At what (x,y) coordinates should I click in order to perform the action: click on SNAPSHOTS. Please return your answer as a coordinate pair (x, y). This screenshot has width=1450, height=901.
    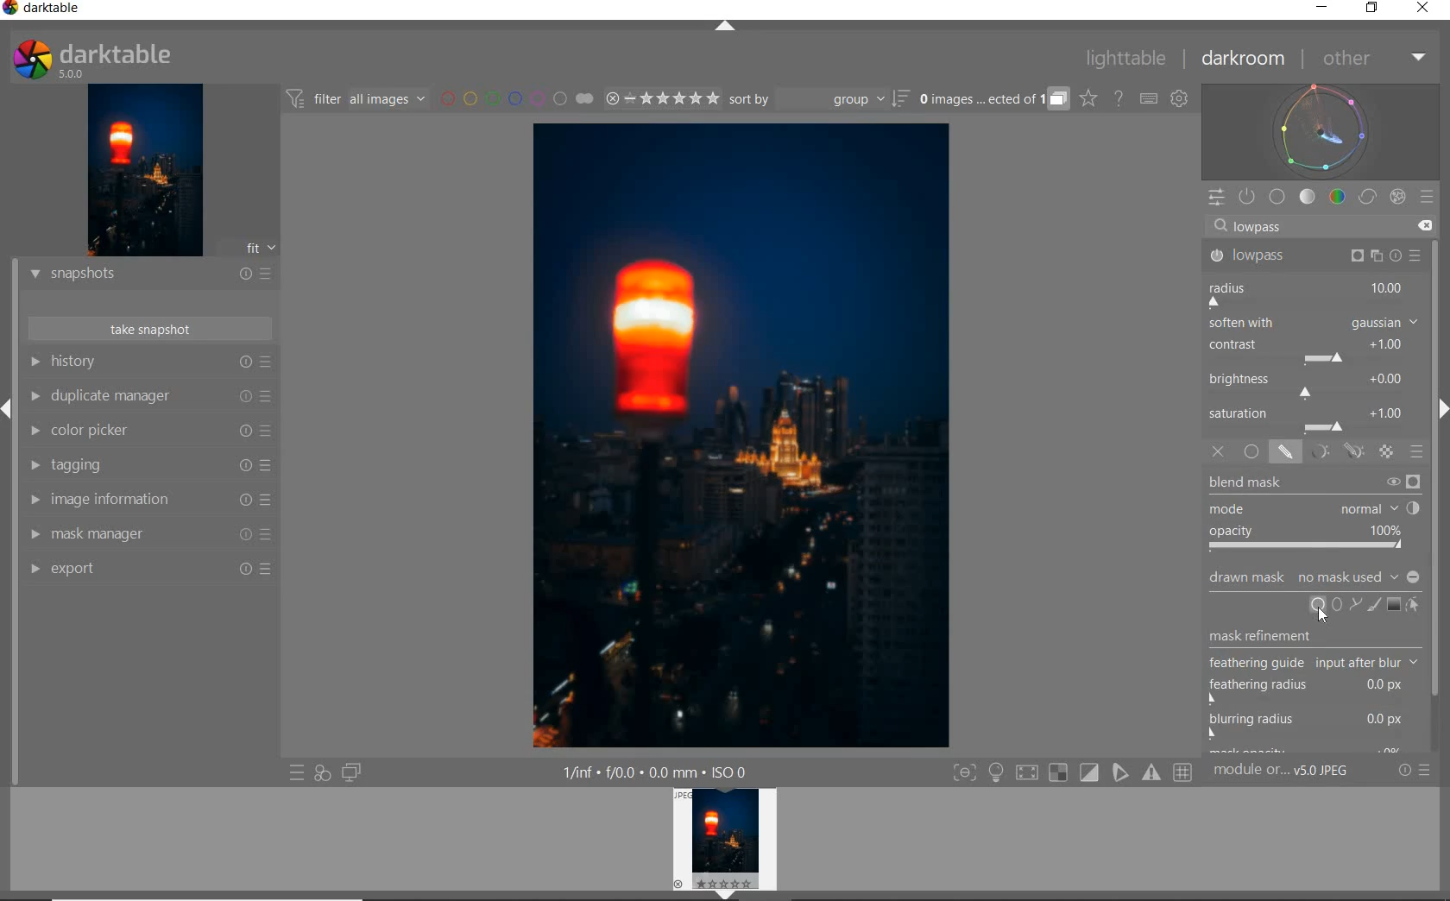
    Looking at the image, I should click on (151, 274).